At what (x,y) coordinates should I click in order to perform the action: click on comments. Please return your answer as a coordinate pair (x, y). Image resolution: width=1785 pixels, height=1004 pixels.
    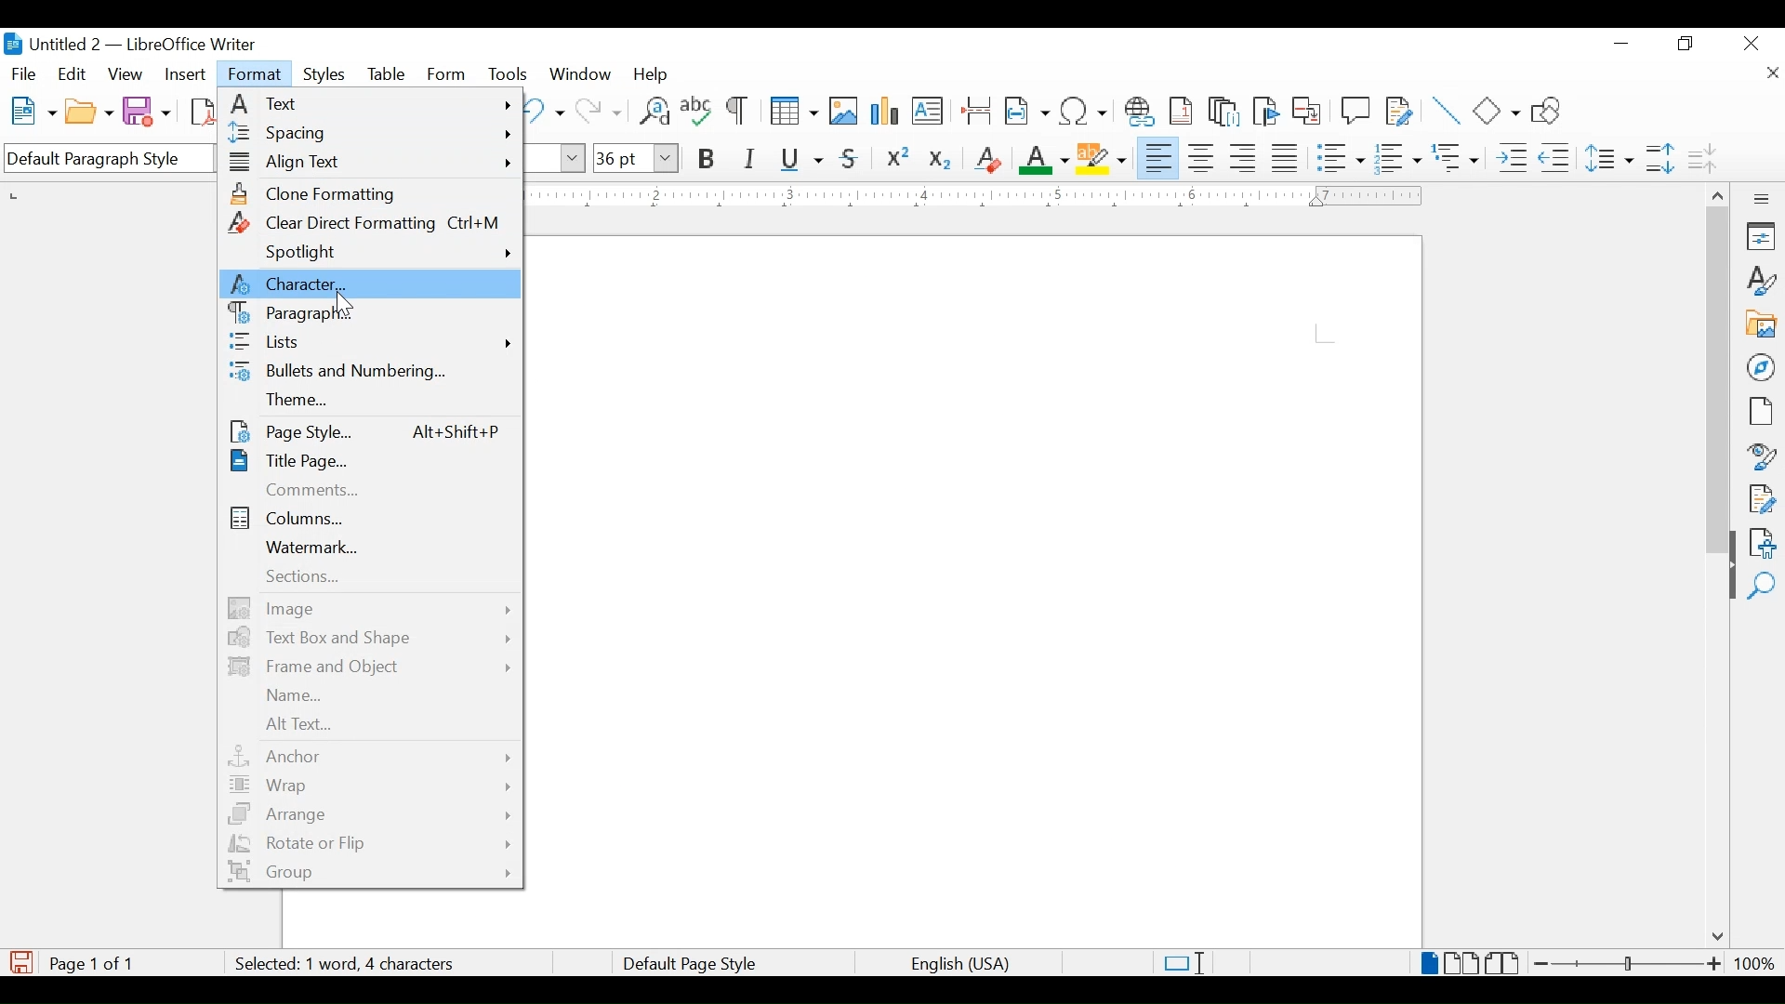
    Looking at the image, I should click on (314, 489).